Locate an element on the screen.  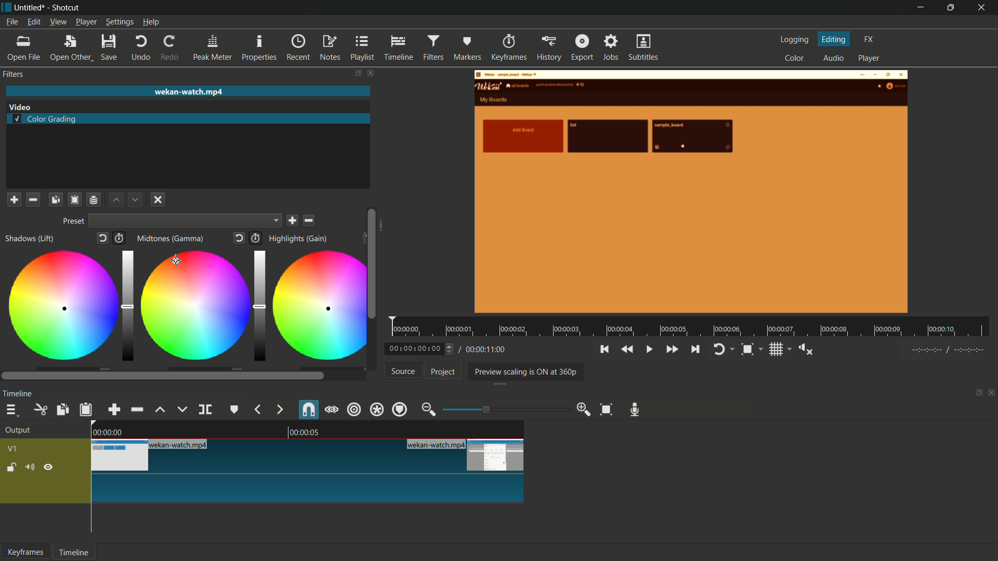
save is located at coordinates (292, 221).